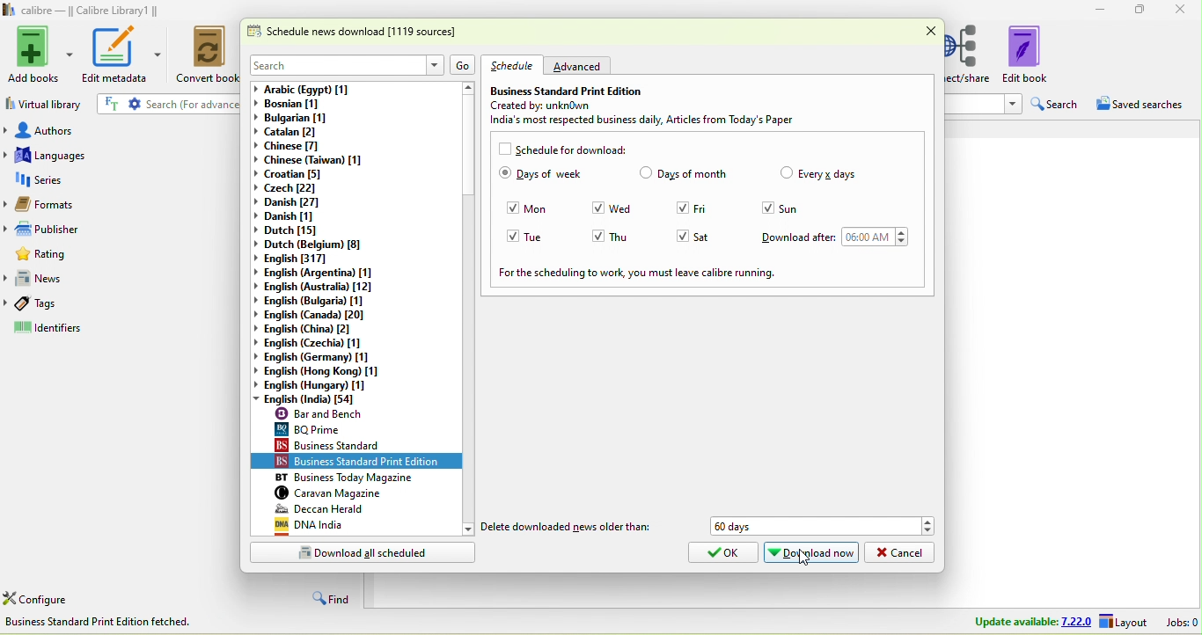  I want to click on edit metadata options, so click(159, 54).